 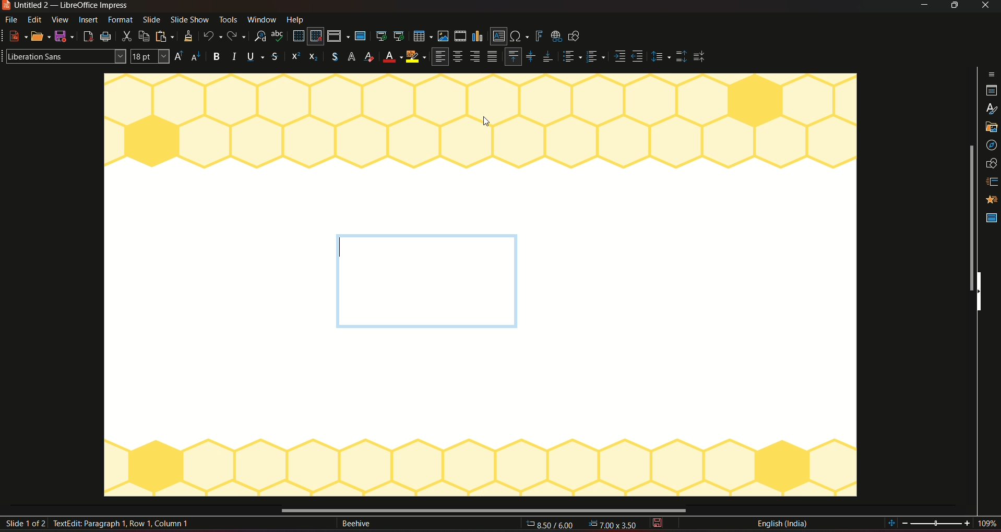 What do you see at coordinates (991, 179) in the screenshot?
I see `animation` at bounding box center [991, 179].